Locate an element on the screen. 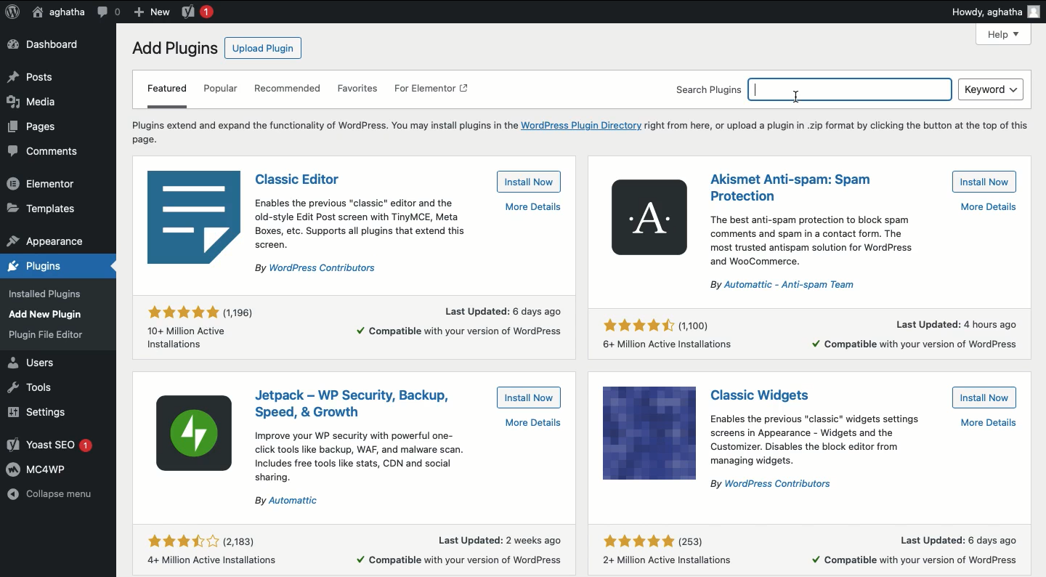 The width and height of the screenshot is (1046, 577). Icon is located at coordinates (649, 432).